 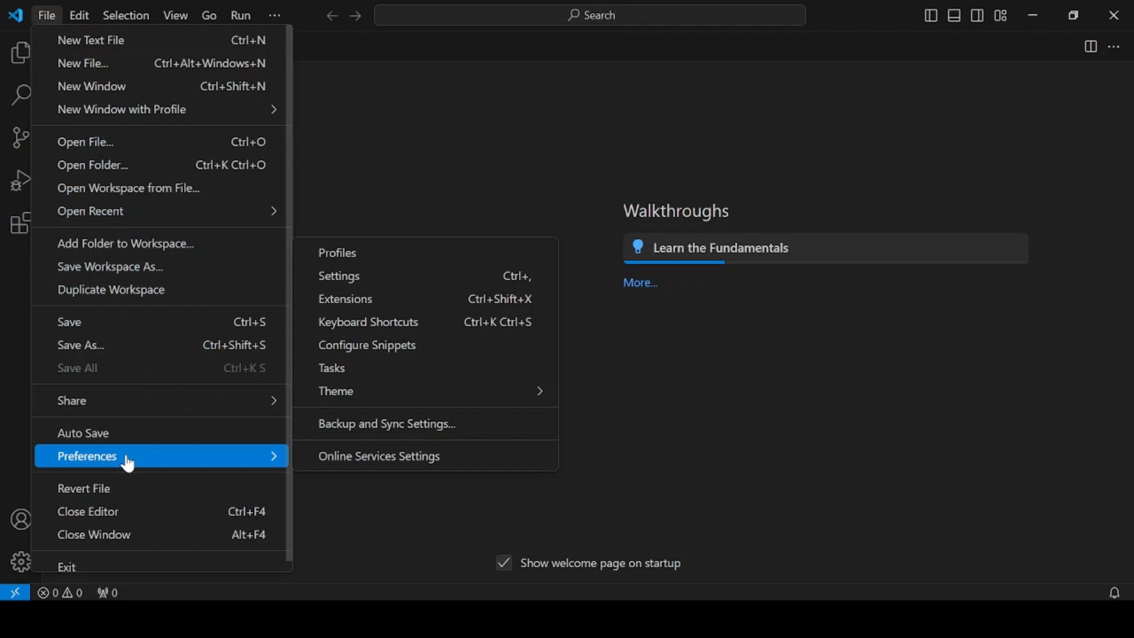 I want to click on new window, so click(x=94, y=86).